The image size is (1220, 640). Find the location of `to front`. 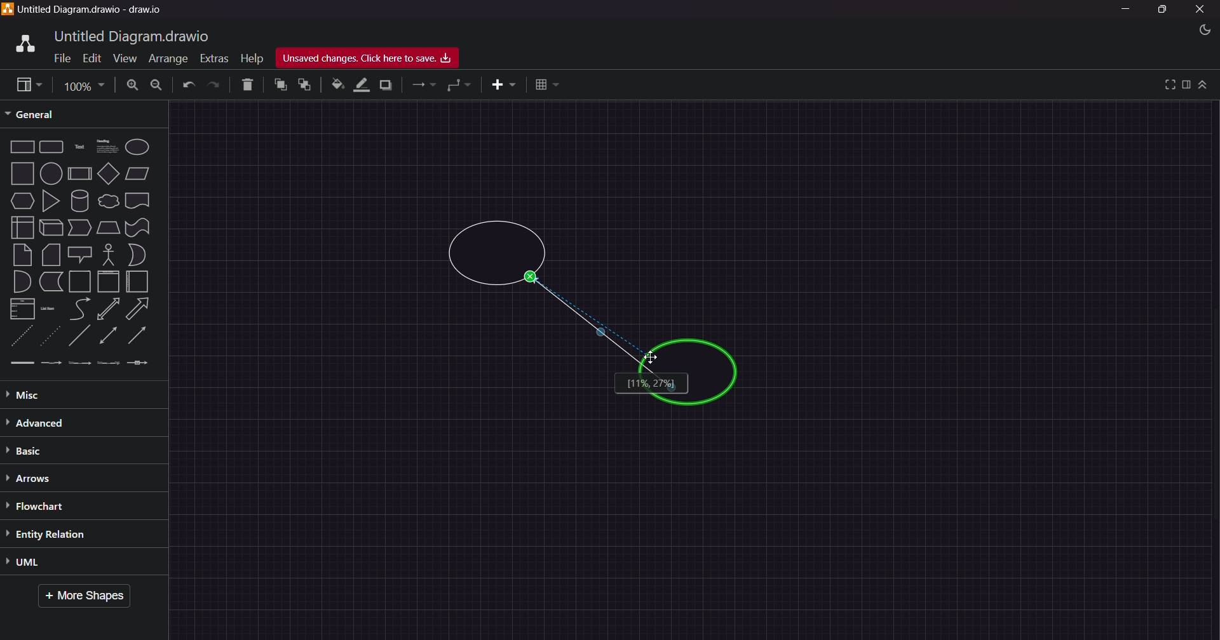

to front is located at coordinates (279, 85).